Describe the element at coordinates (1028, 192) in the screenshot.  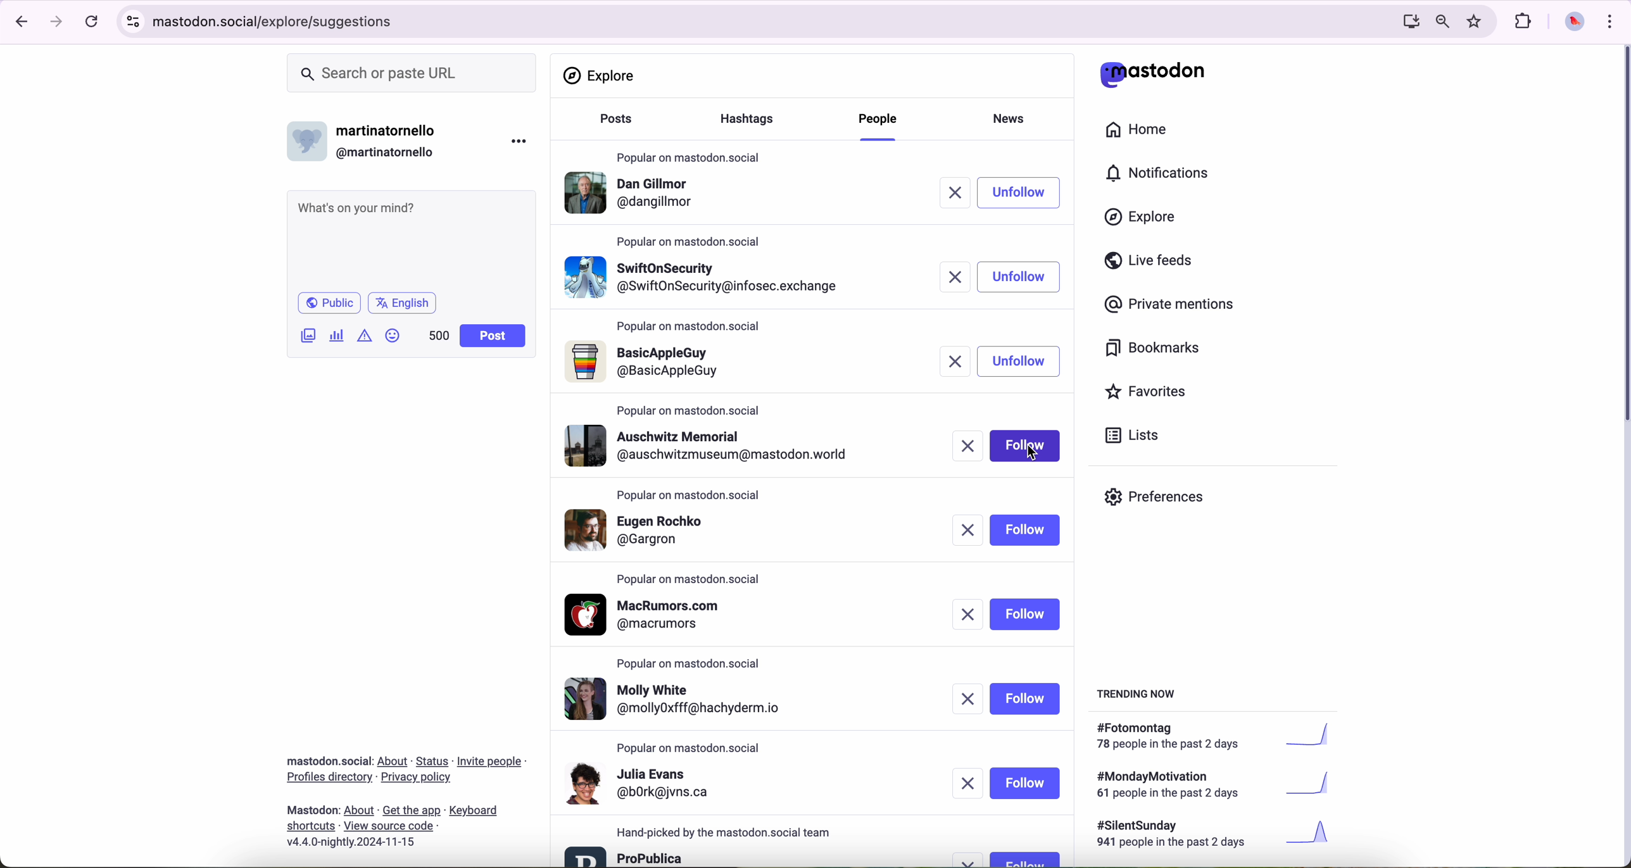
I see `click on follow button` at that location.